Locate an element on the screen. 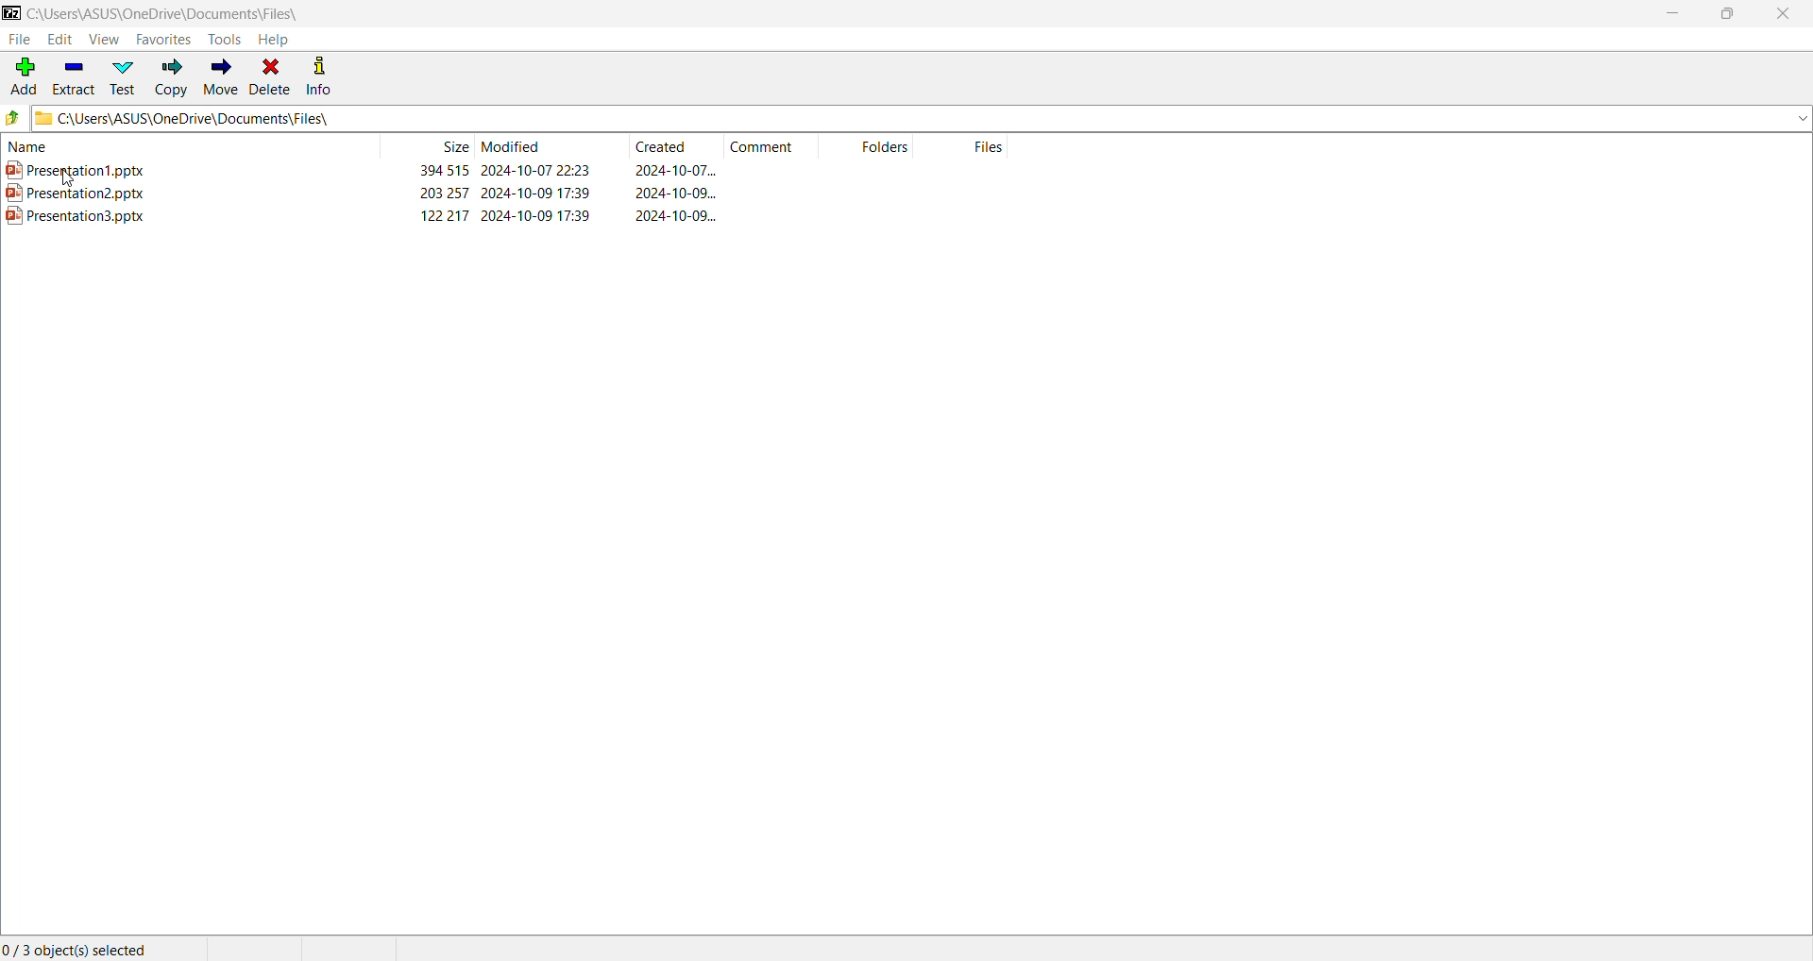 The image size is (1813, 961). Close is located at coordinates (1783, 15).